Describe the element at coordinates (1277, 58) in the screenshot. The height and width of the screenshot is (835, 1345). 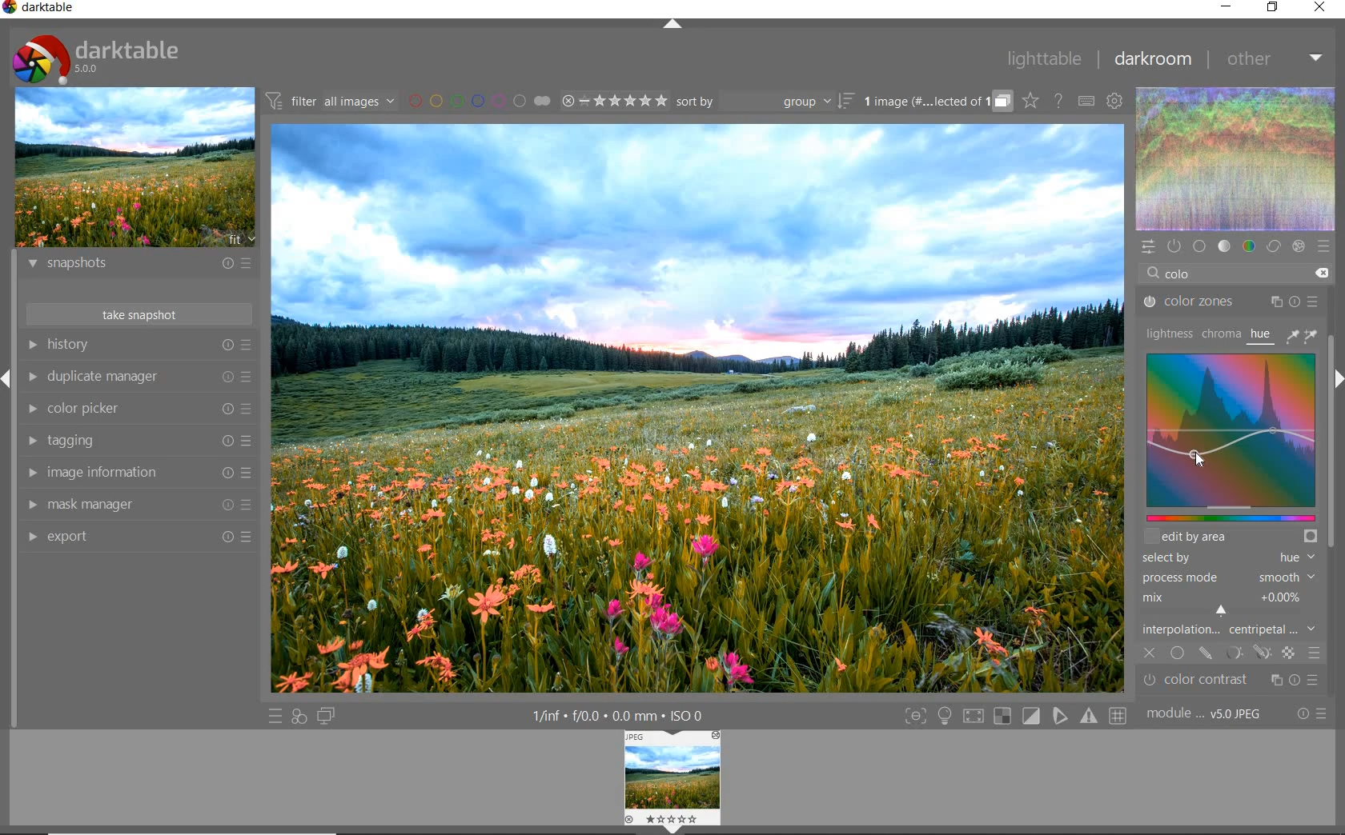
I see `other` at that location.